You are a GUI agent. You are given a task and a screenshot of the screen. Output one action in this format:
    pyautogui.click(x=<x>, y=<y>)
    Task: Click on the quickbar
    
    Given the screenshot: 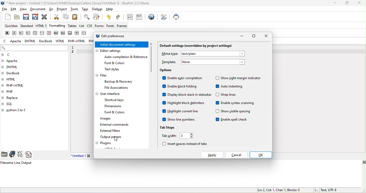 What is the action you would take?
    pyautogui.click(x=11, y=26)
    